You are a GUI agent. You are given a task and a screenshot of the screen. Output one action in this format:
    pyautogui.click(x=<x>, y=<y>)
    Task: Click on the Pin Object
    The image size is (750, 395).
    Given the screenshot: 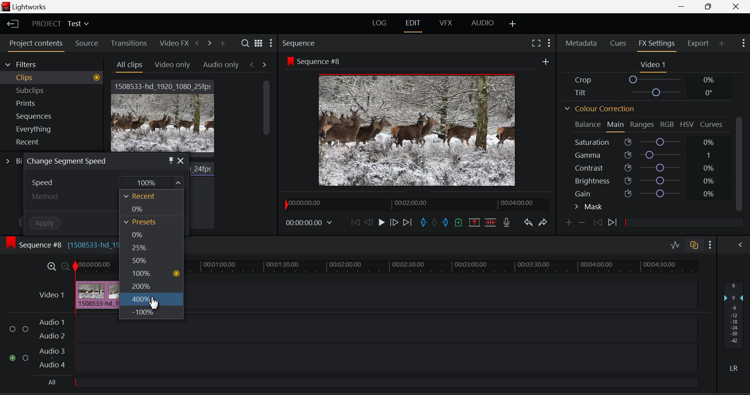 What is the action you would take?
    pyautogui.click(x=171, y=161)
    